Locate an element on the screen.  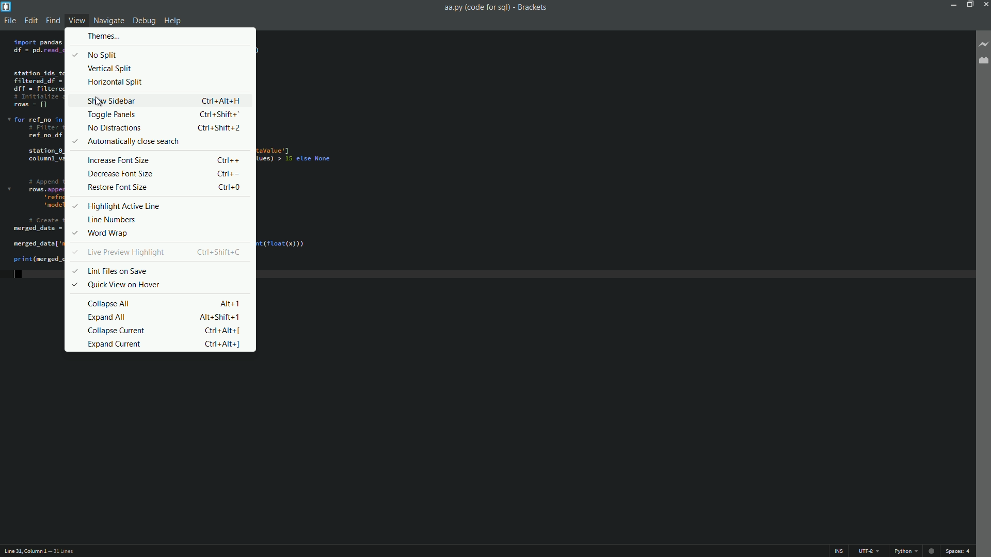
aa.py (code for sq) - Brackets is located at coordinates (496, 9).